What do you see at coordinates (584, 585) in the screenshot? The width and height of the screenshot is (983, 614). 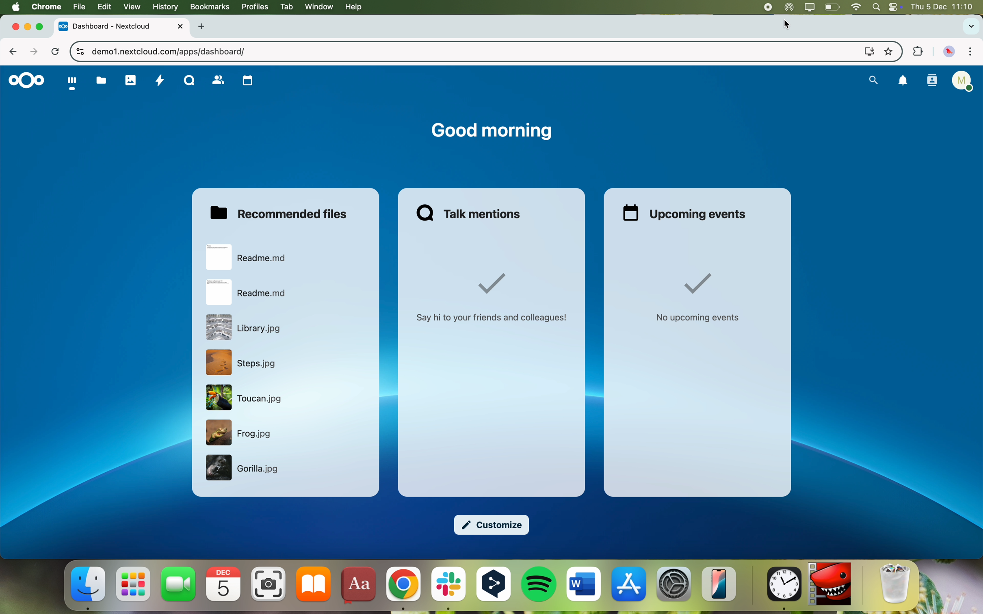 I see `Word` at bounding box center [584, 585].